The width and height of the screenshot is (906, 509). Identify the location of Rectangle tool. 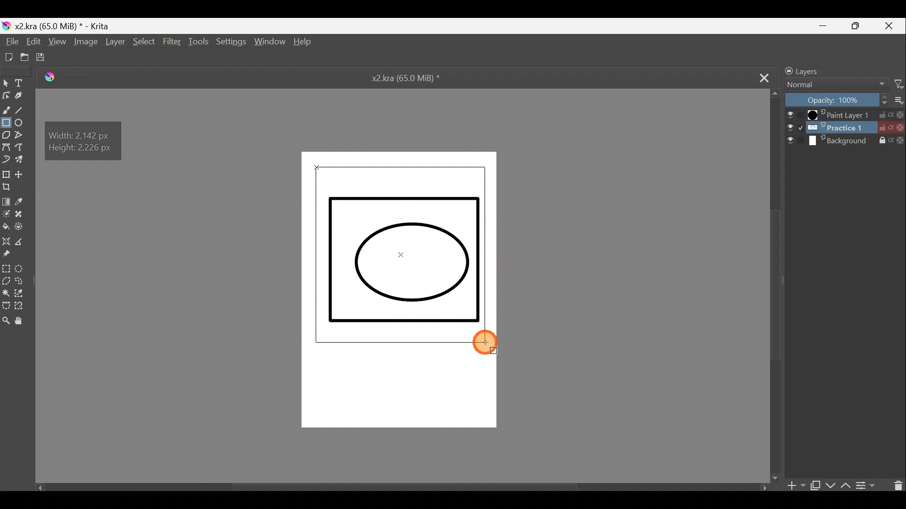
(6, 124).